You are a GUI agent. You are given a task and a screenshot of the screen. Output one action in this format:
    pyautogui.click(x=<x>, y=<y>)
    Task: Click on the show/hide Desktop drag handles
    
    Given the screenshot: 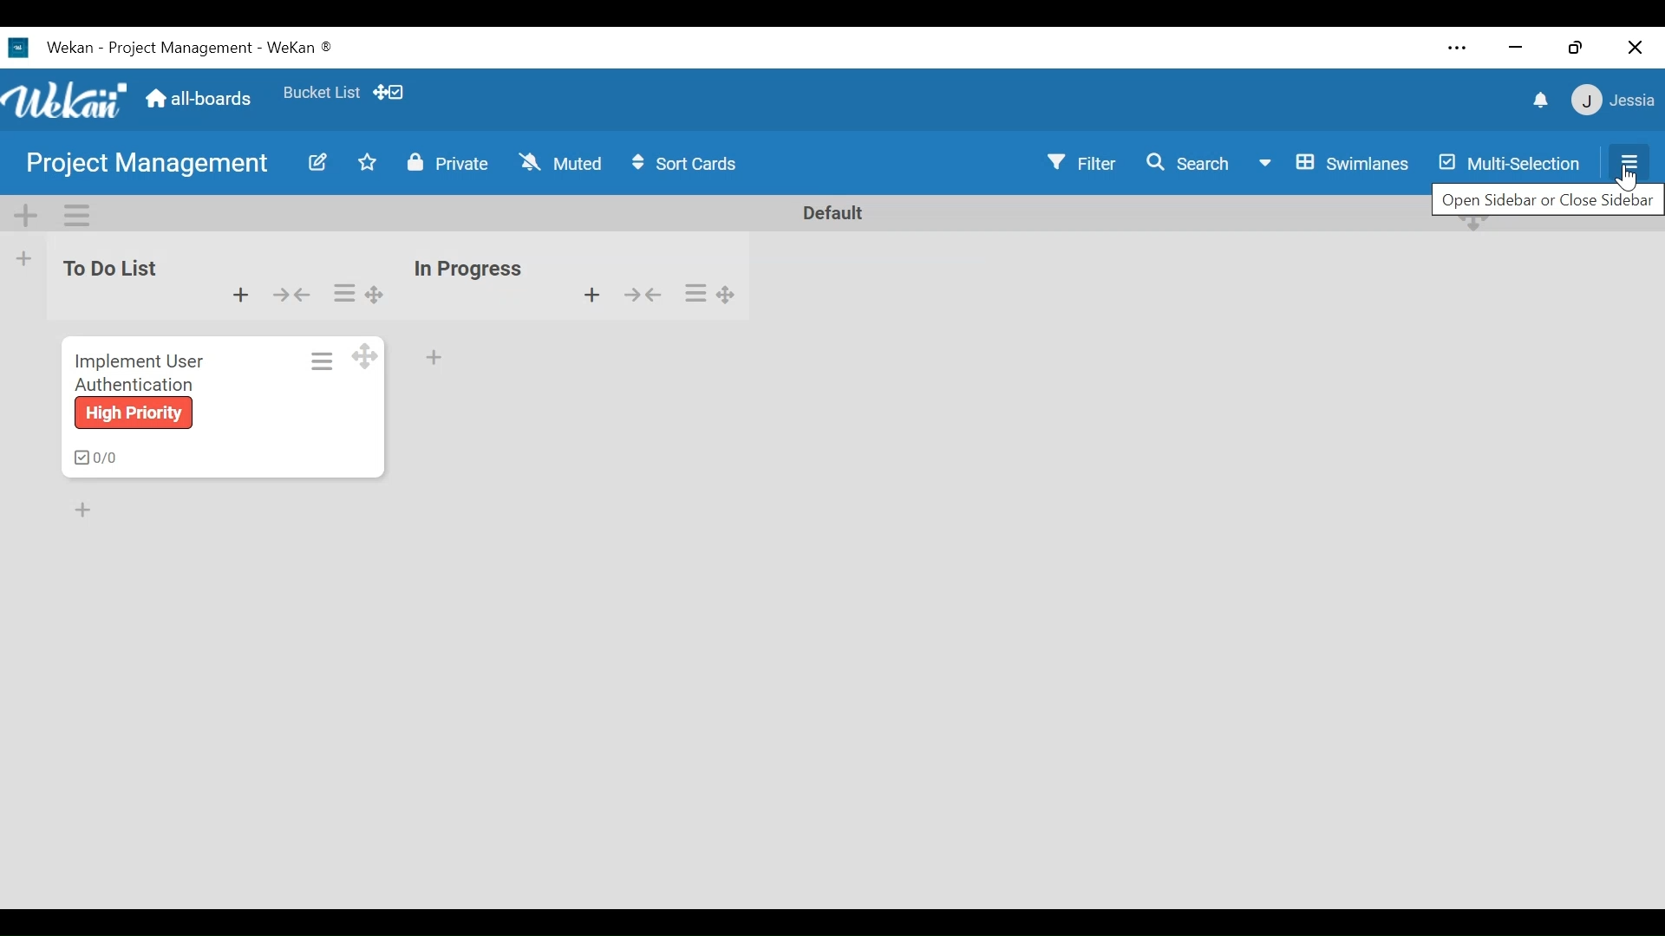 What is the action you would take?
    pyautogui.click(x=388, y=92)
    